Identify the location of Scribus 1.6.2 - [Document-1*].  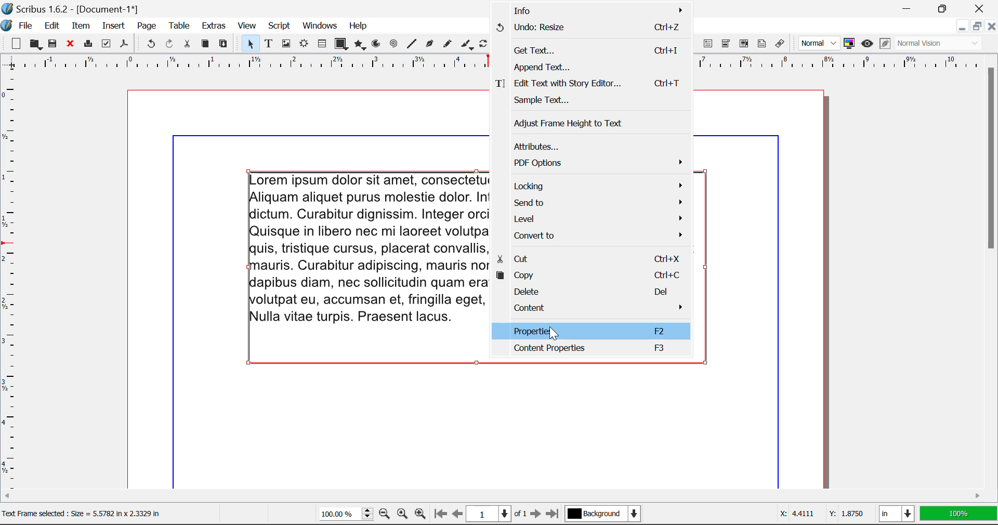
(71, 9).